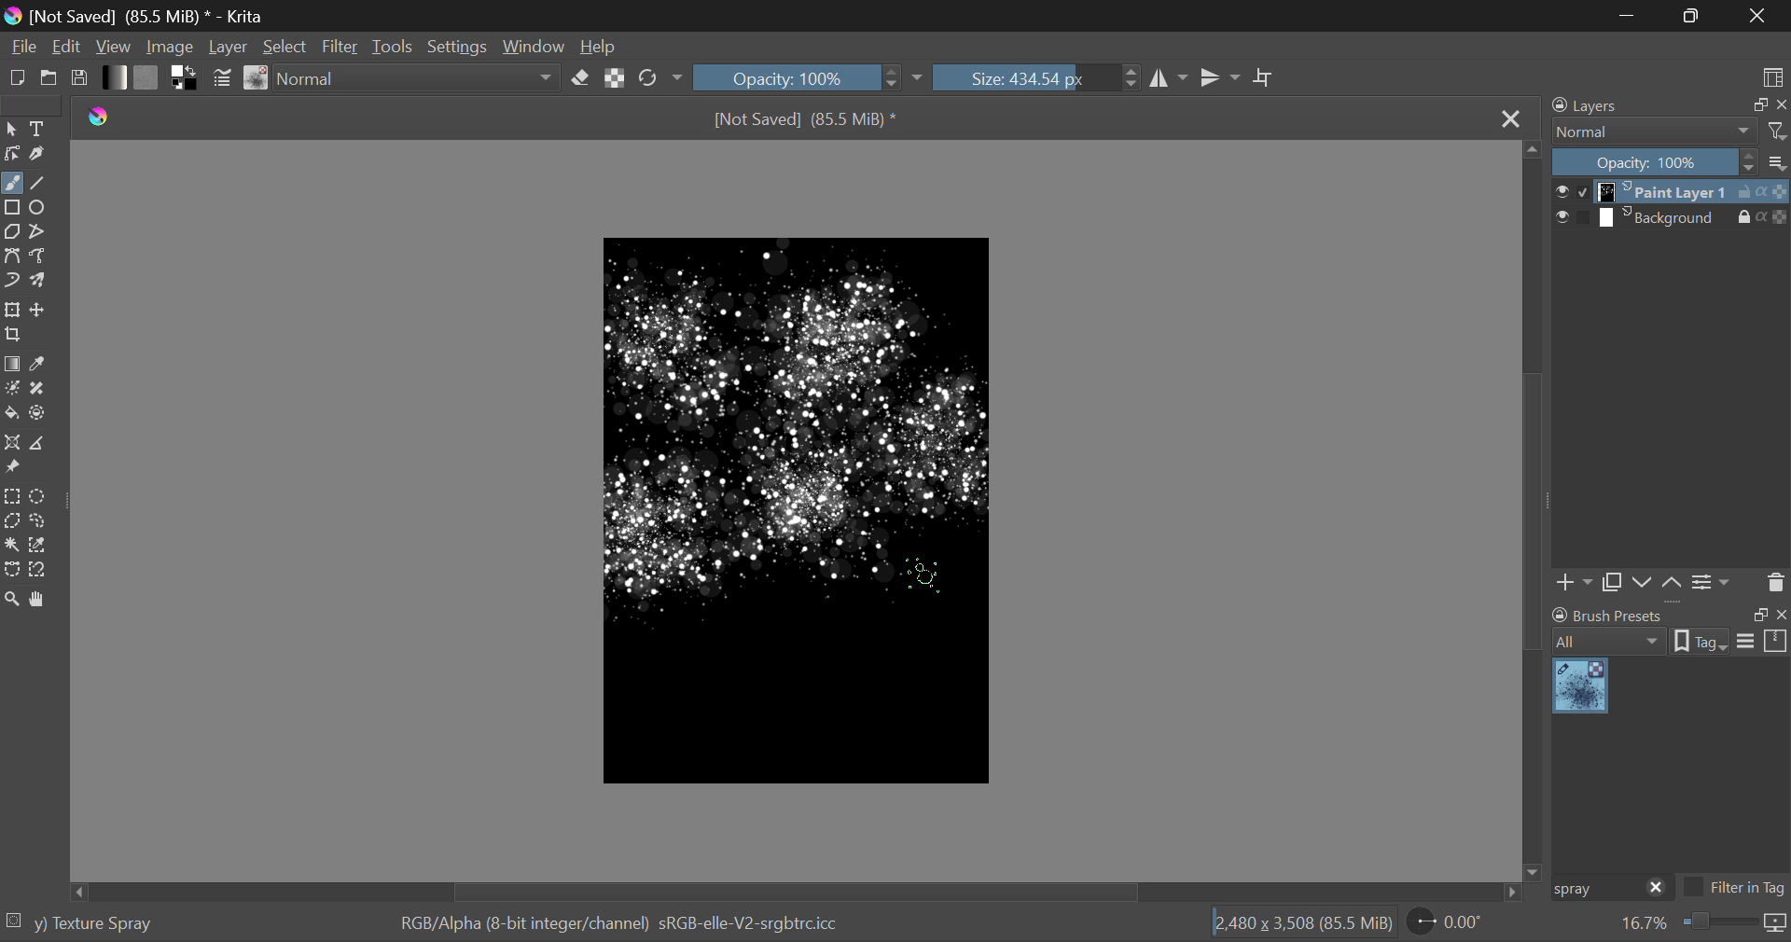  I want to click on Crop Layer, so click(15, 336).